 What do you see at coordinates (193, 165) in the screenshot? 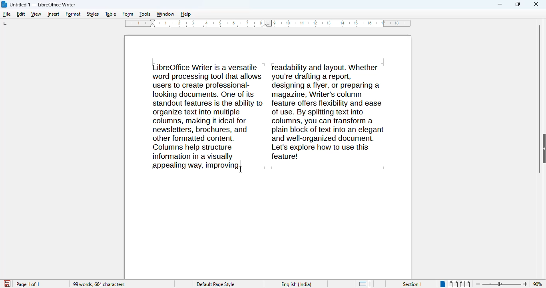
I see `demo text` at bounding box center [193, 165].